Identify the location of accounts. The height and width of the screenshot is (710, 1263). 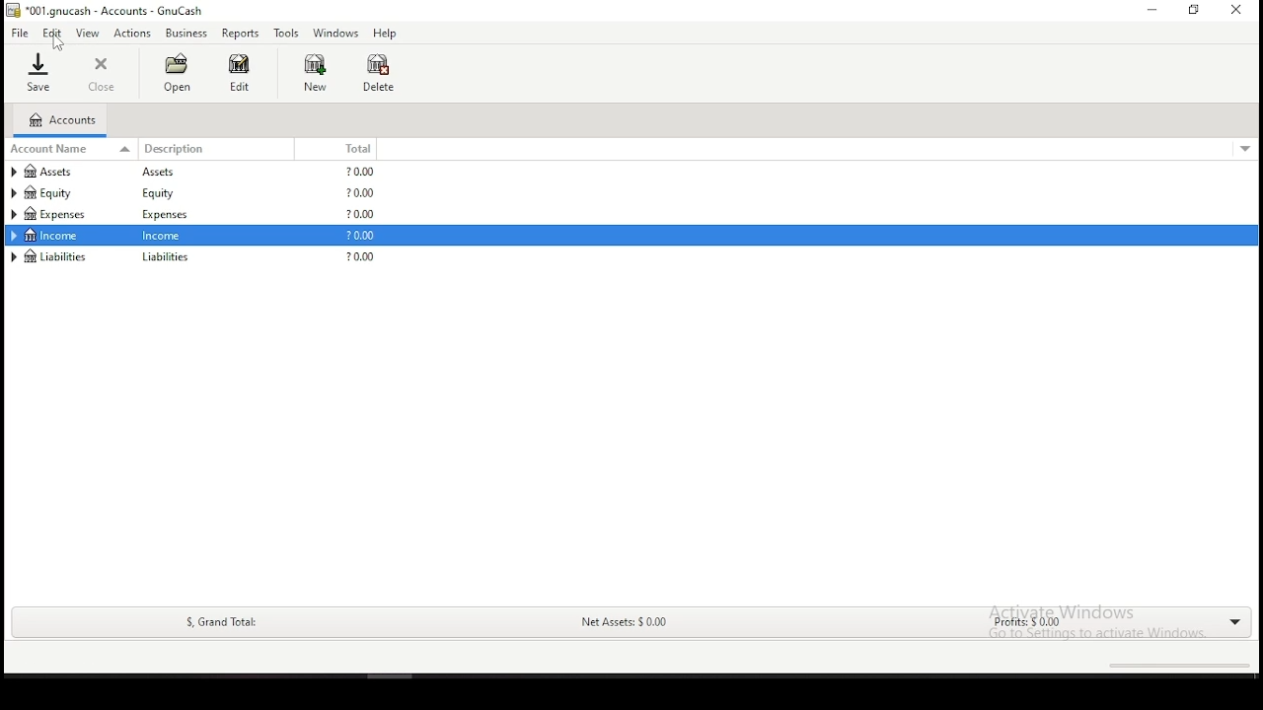
(61, 120).